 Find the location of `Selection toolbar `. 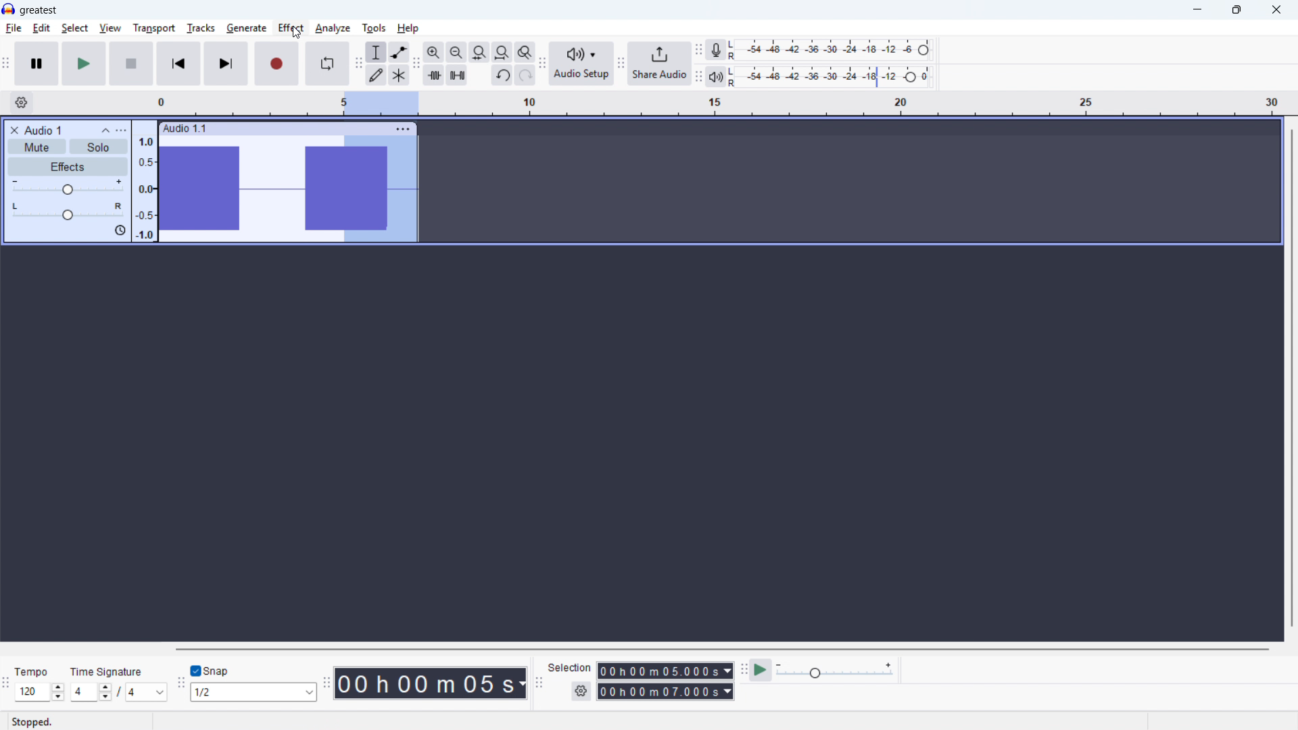

Selection toolbar  is located at coordinates (541, 685).